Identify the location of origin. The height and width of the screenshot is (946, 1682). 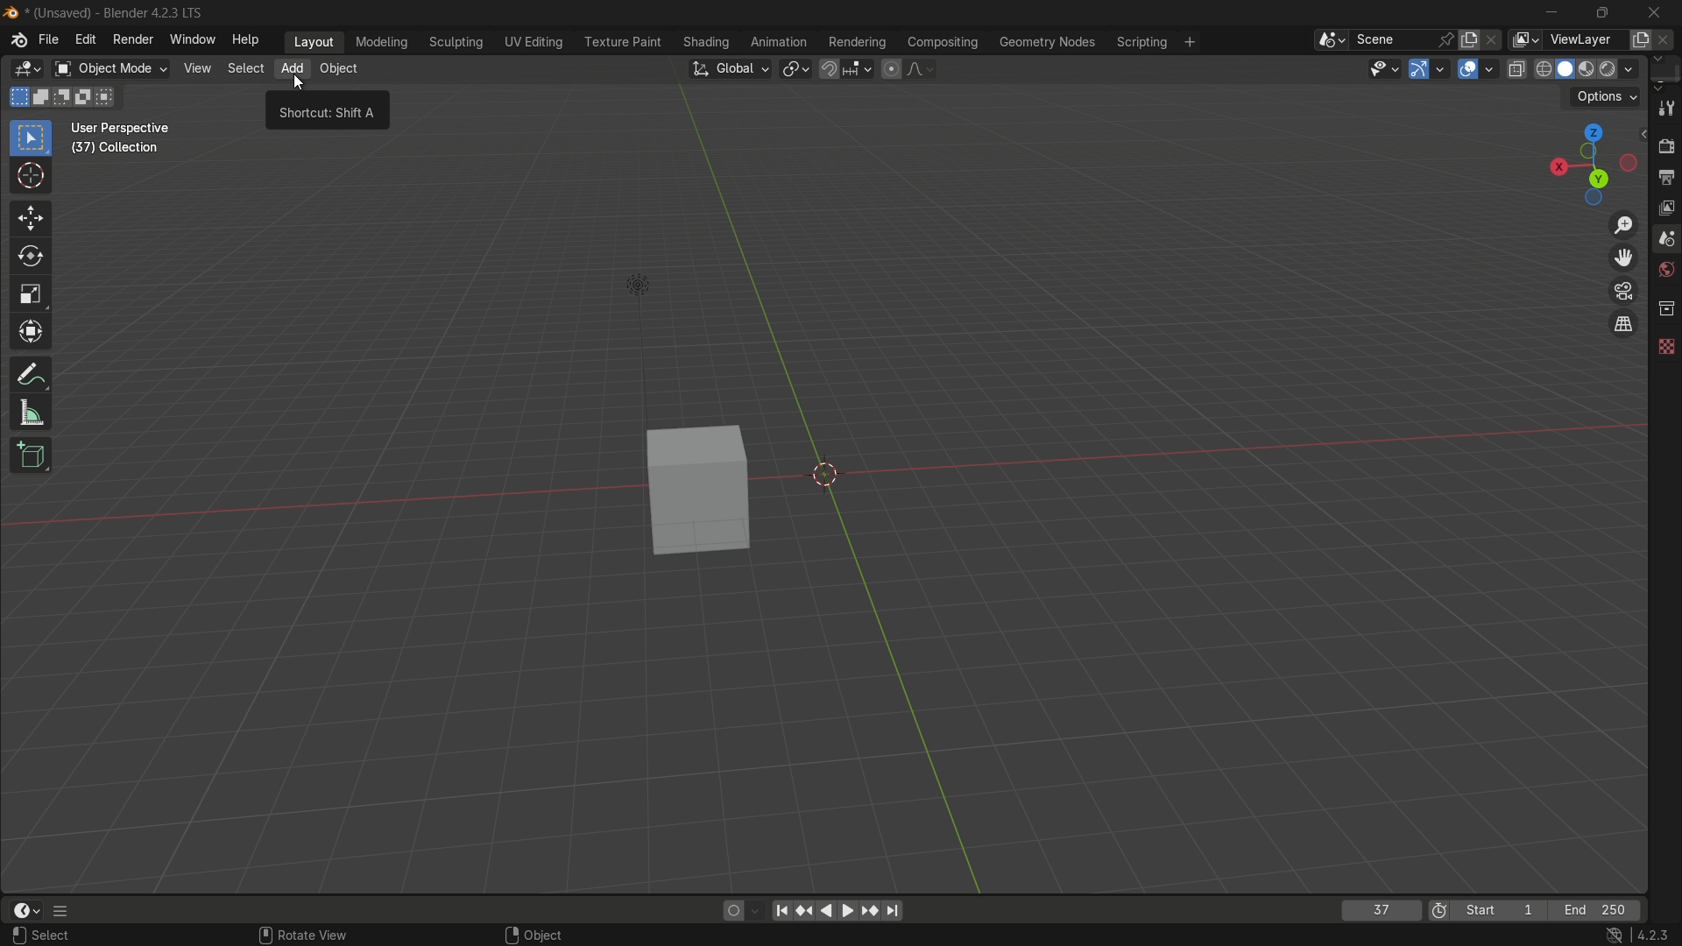
(830, 476).